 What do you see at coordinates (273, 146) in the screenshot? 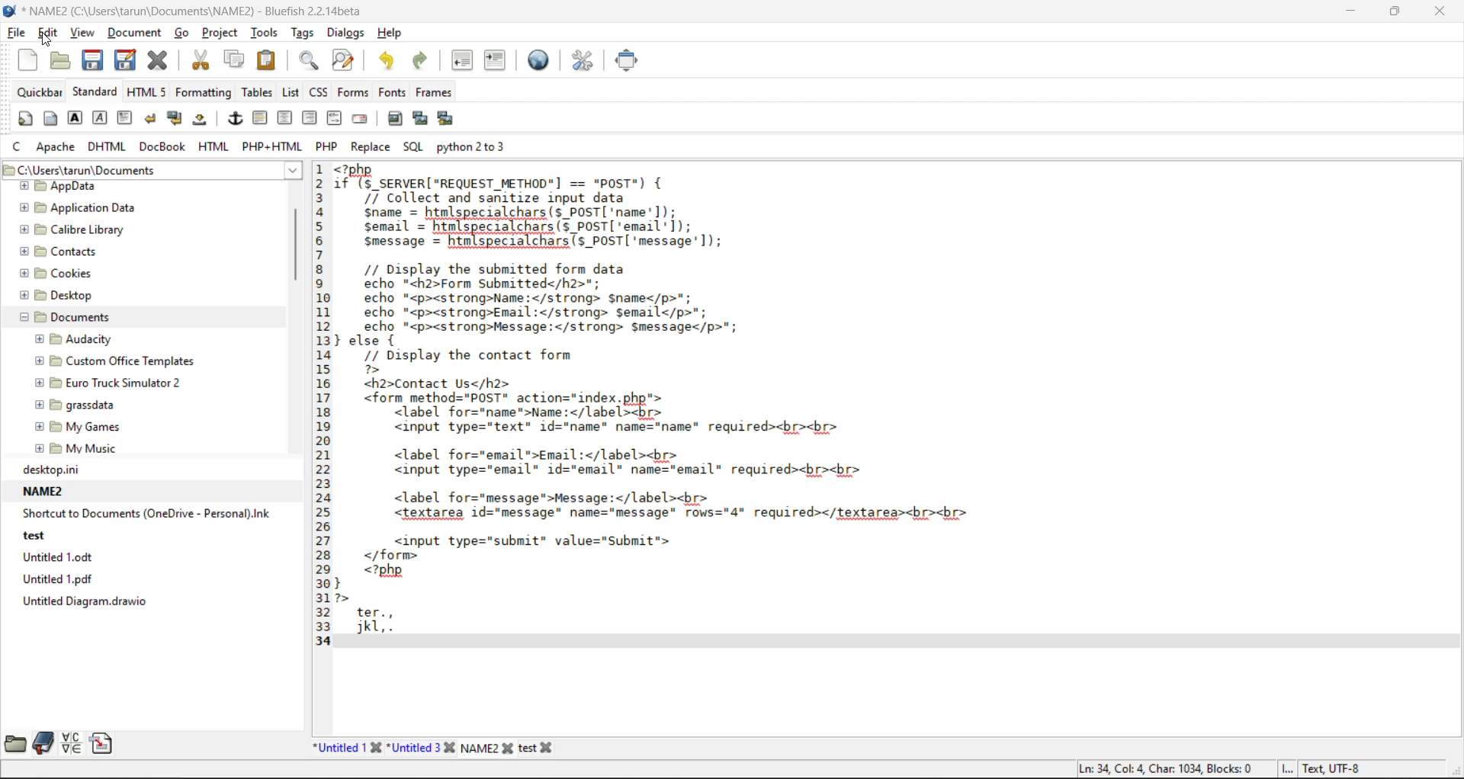
I see `php html` at bounding box center [273, 146].